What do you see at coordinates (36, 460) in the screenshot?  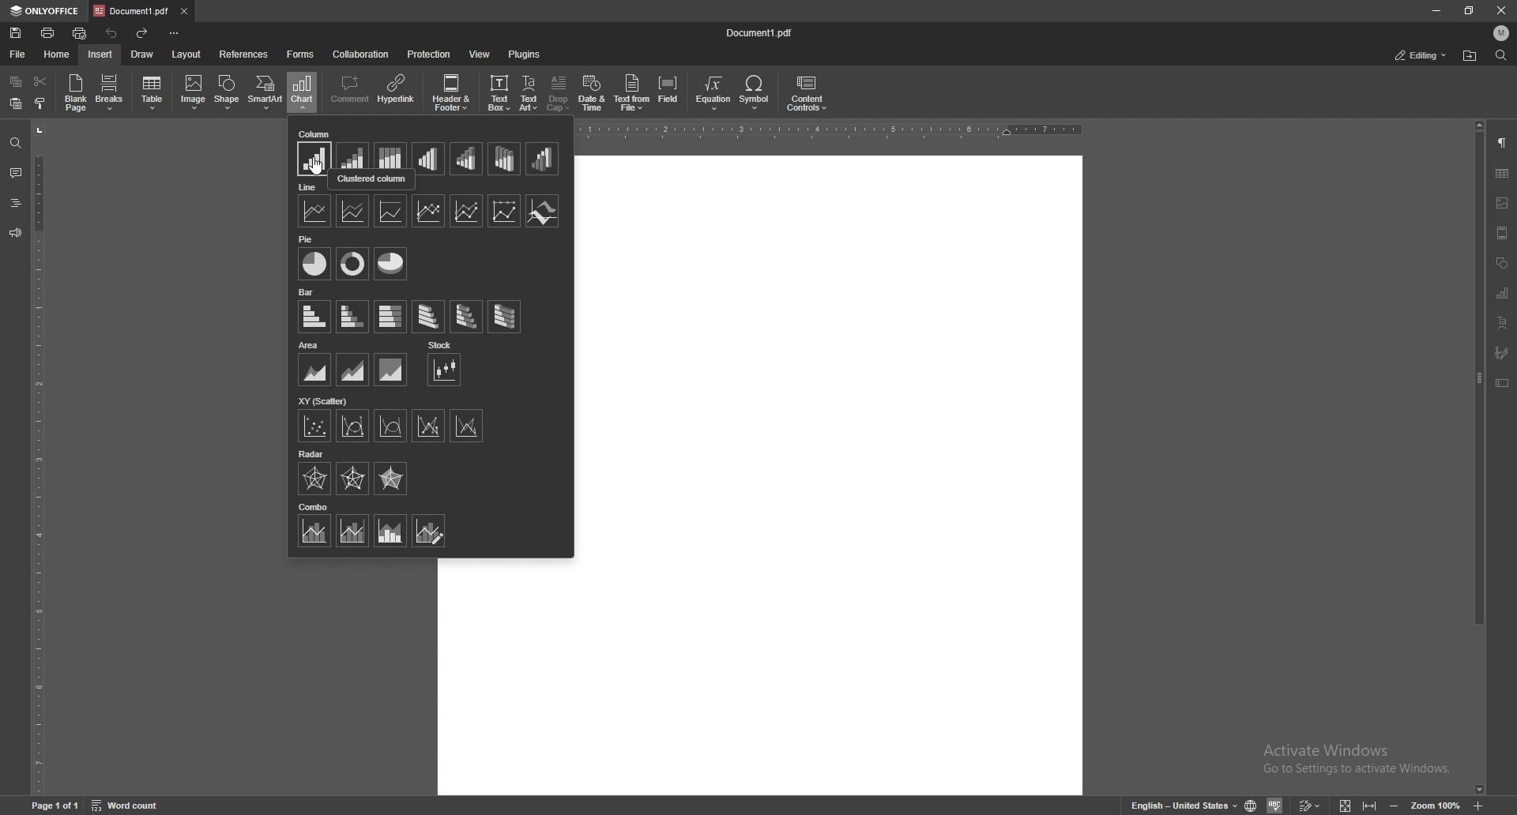 I see `vertical scale` at bounding box center [36, 460].